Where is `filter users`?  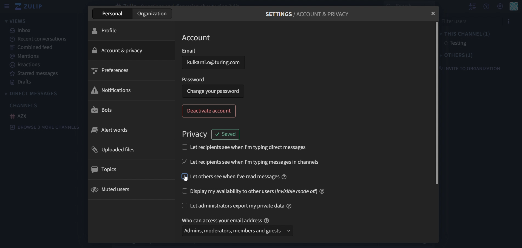
filter users is located at coordinates (469, 21).